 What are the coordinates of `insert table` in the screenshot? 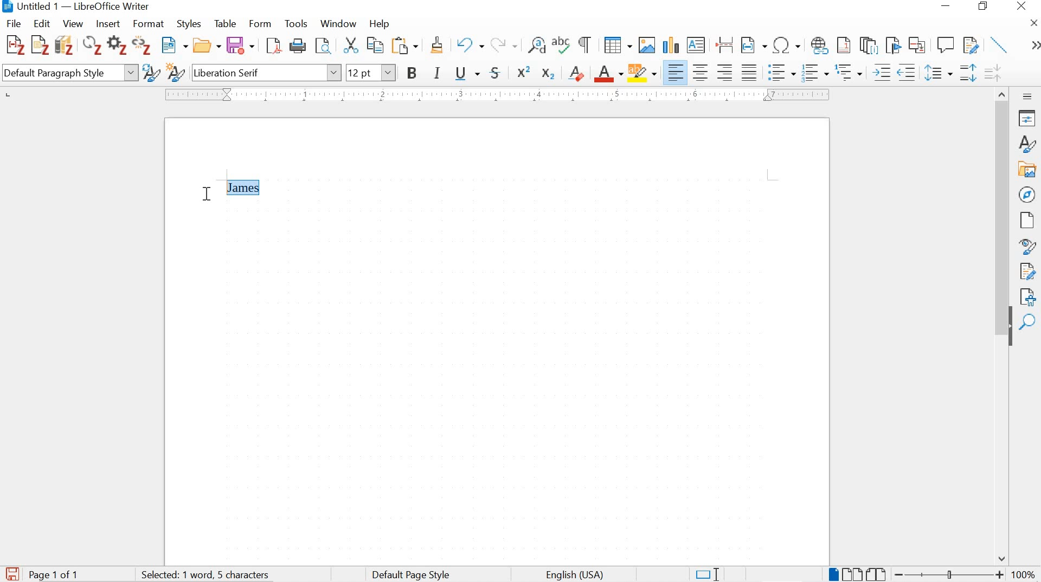 It's located at (618, 46).